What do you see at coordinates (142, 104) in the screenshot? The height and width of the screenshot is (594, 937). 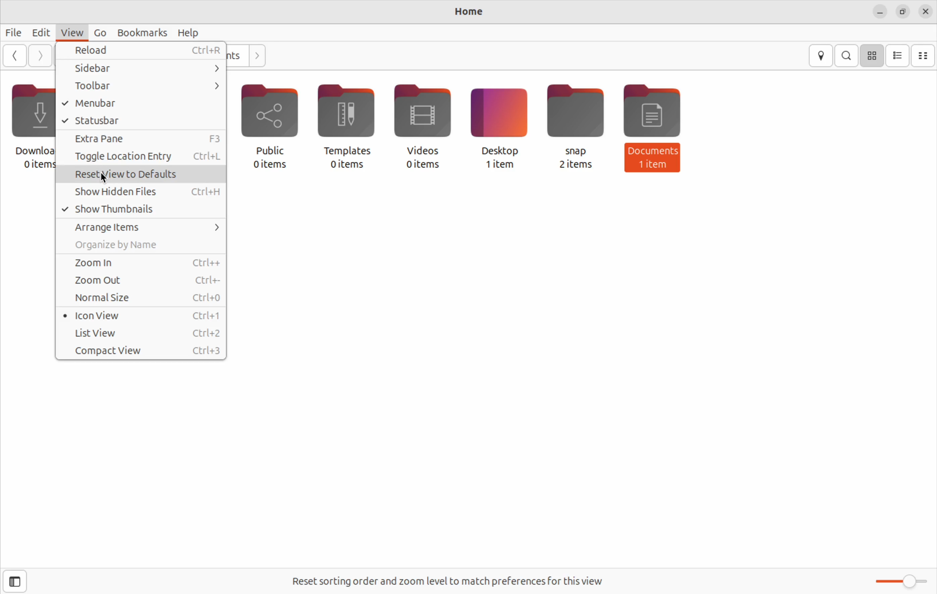 I see `Menubar` at bounding box center [142, 104].